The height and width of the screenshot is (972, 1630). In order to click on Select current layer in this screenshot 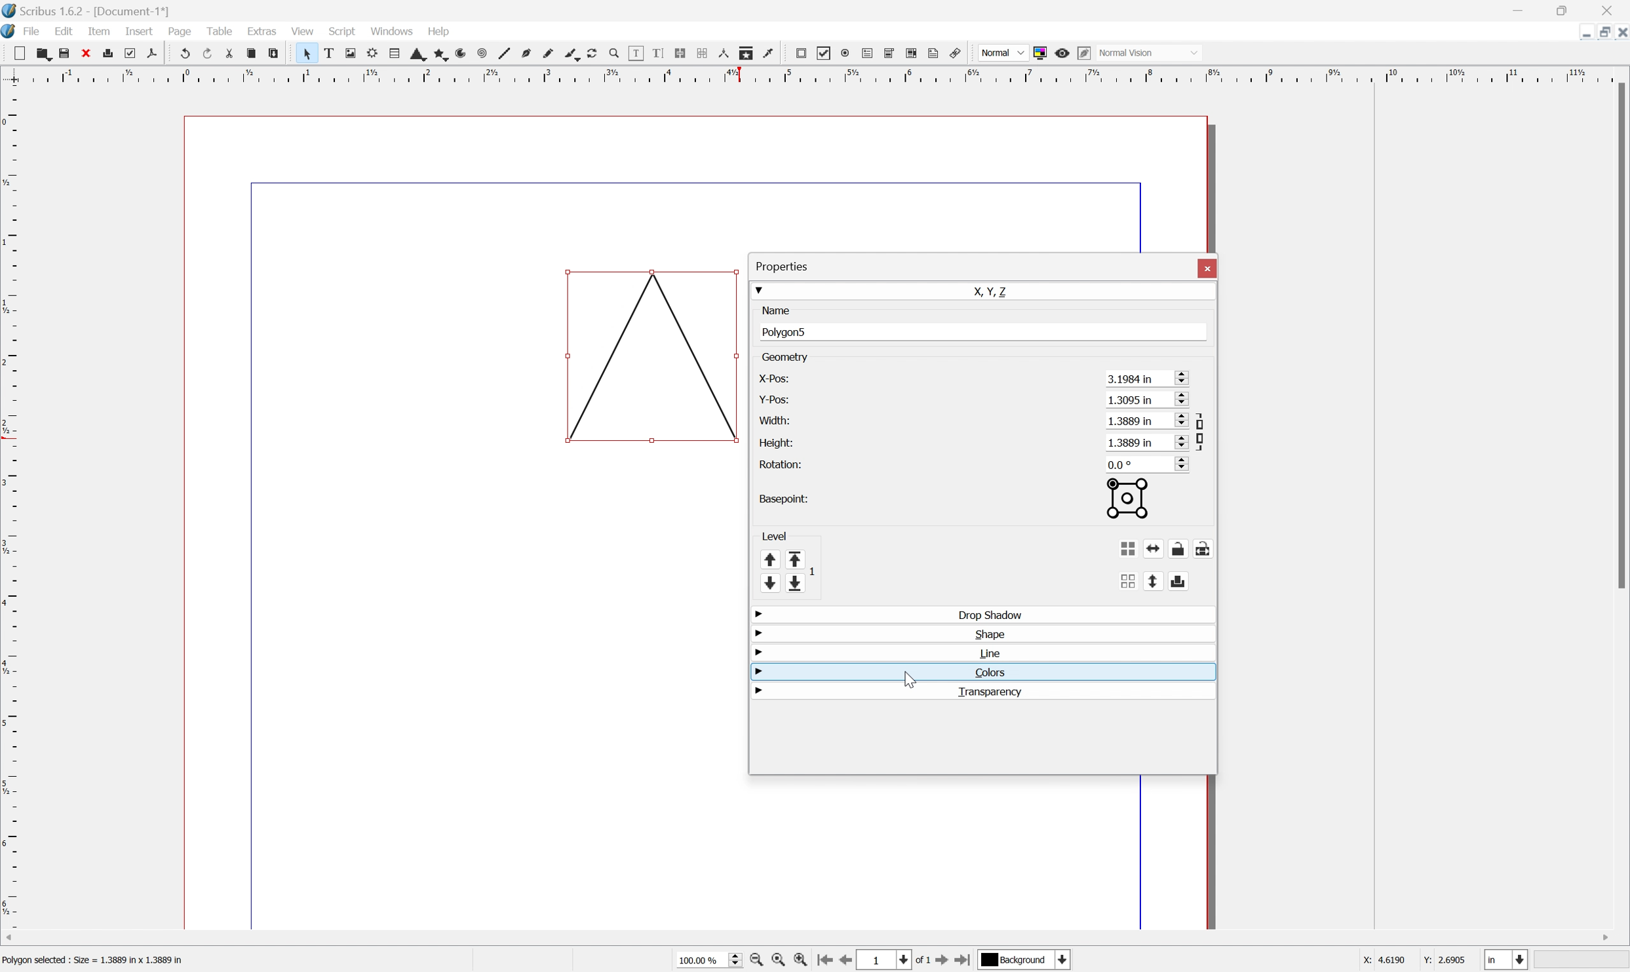, I will do `click(1065, 960)`.